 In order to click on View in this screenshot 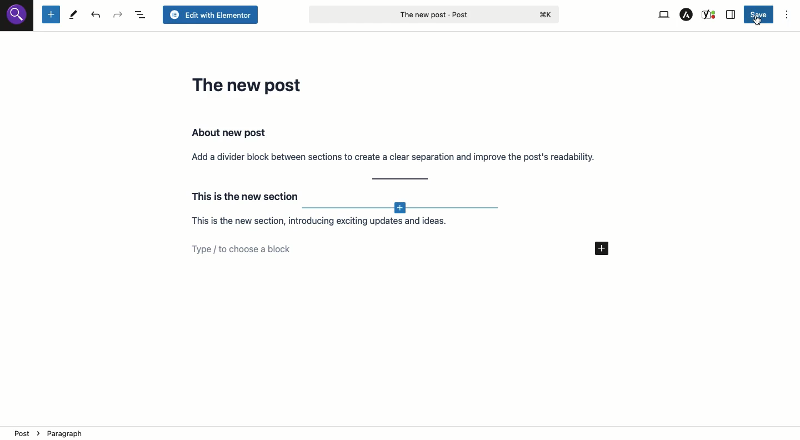, I will do `click(663, 15)`.